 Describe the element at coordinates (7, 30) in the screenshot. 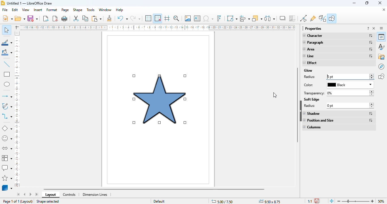

I see `select` at that location.